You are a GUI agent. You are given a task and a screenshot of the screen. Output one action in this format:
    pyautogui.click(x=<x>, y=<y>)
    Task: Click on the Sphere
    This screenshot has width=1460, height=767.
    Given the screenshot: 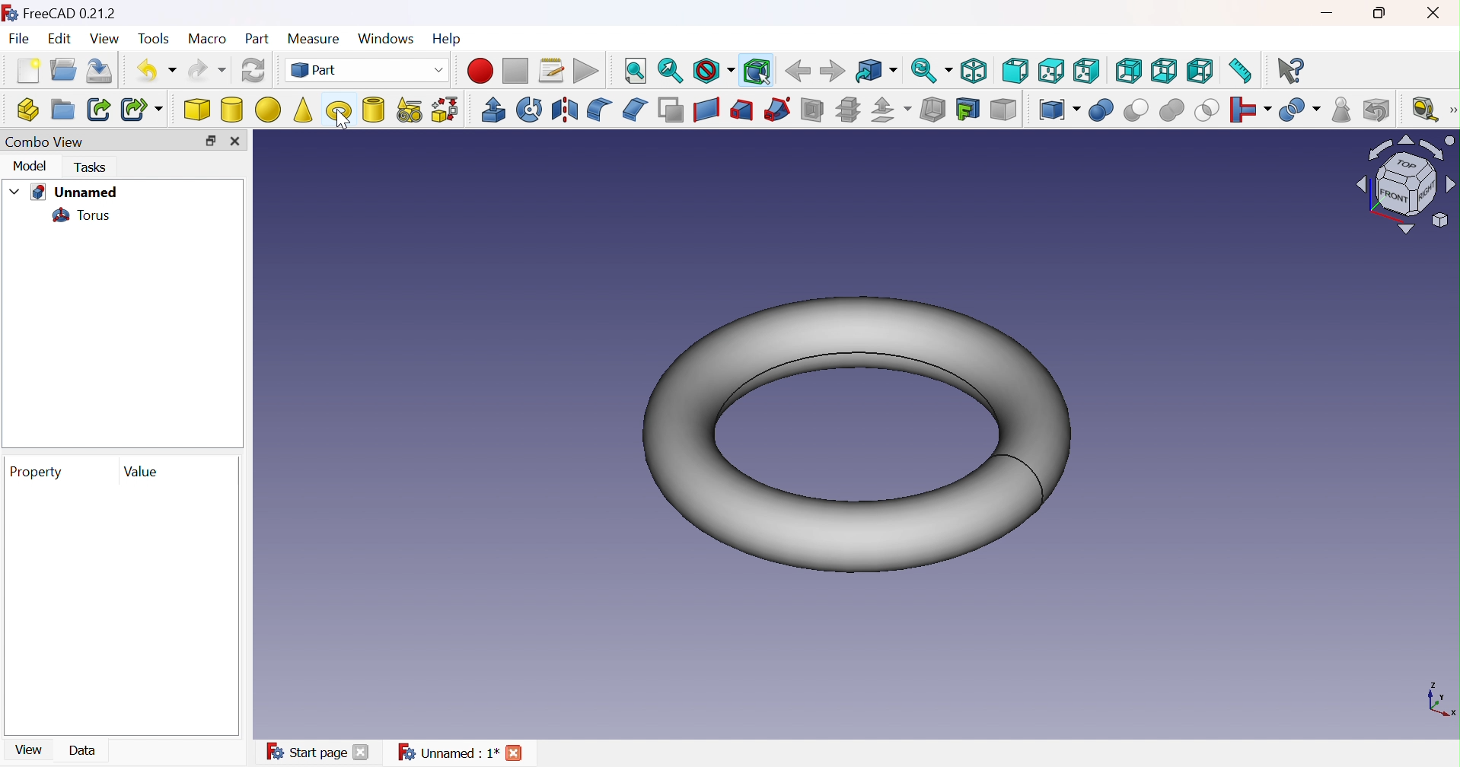 What is the action you would take?
    pyautogui.click(x=267, y=110)
    